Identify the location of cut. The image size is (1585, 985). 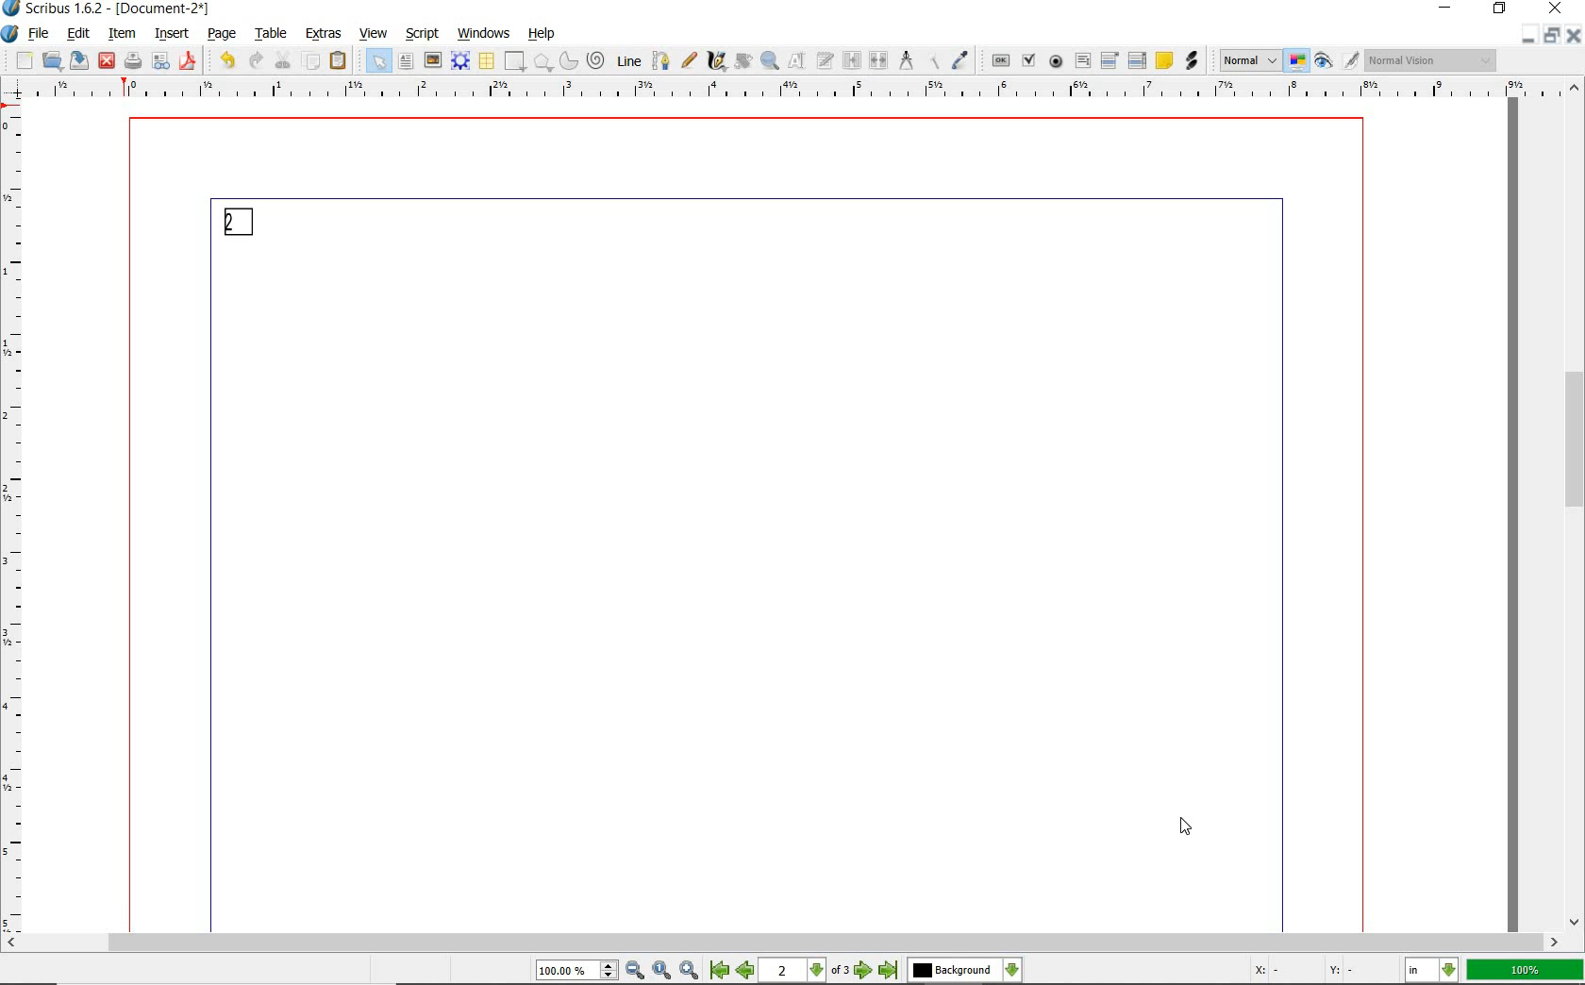
(282, 59).